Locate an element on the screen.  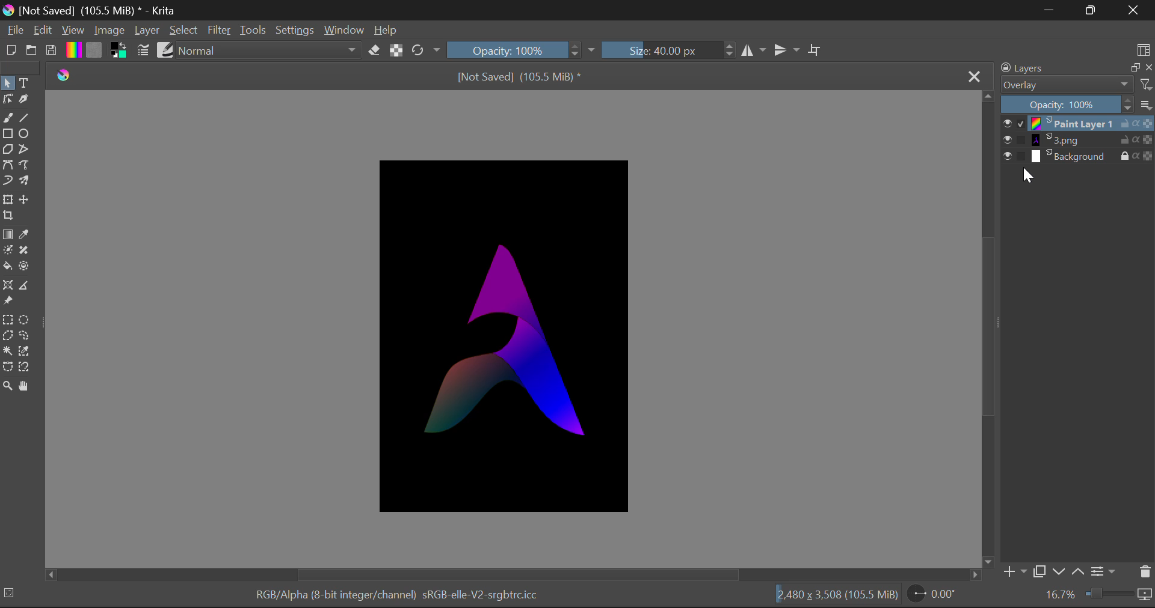
print layer 1 is located at coordinates (1072, 123).